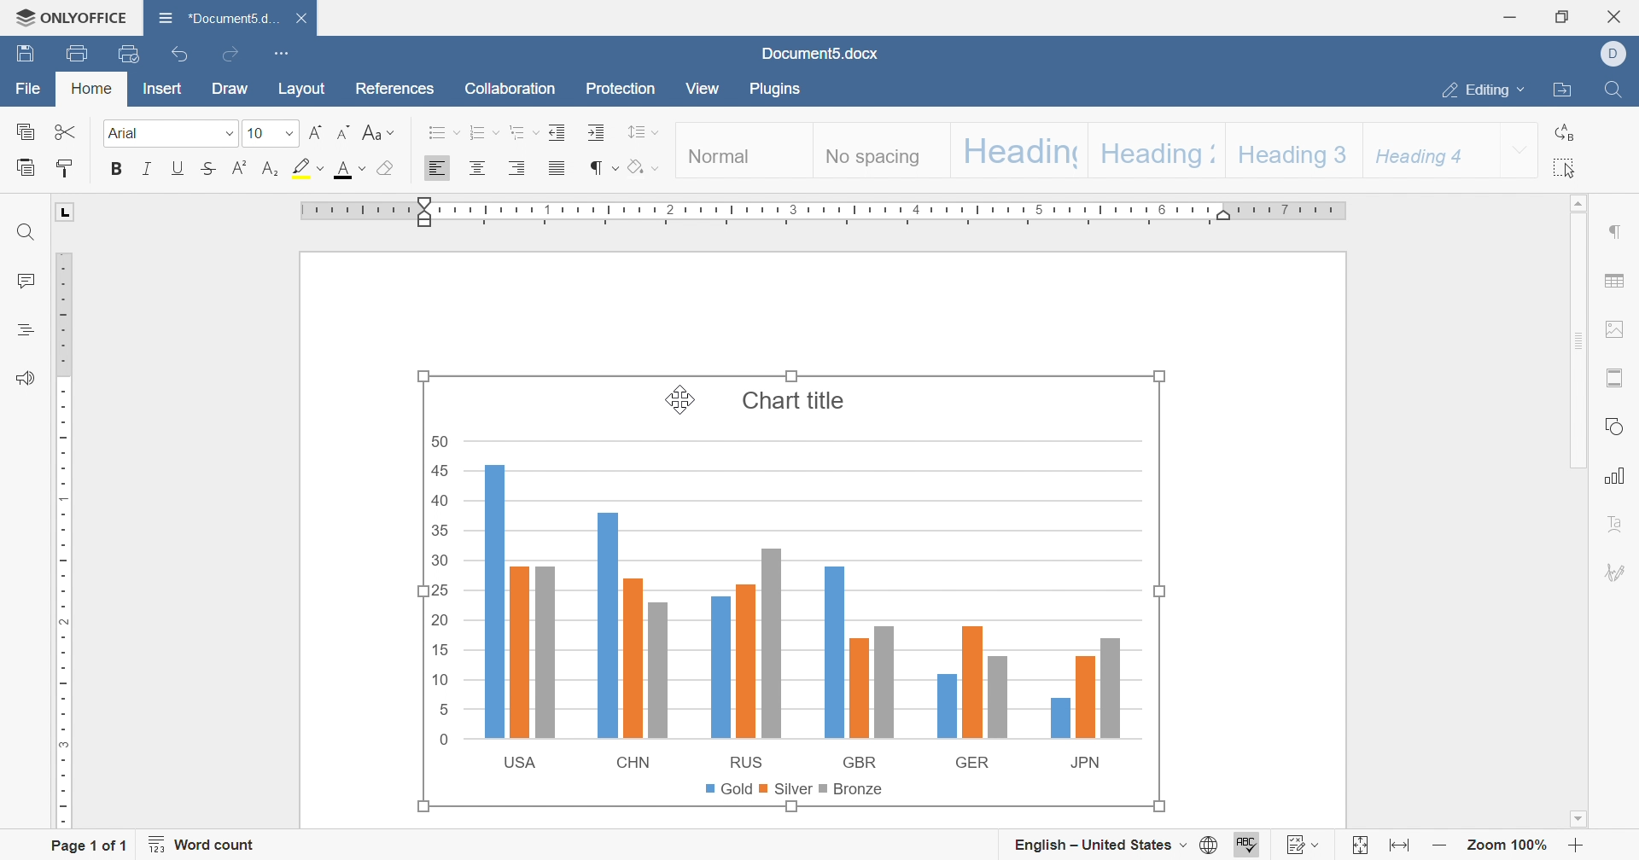 This screenshot has width=1639, height=860. Describe the element at coordinates (230, 53) in the screenshot. I see `redo` at that location.